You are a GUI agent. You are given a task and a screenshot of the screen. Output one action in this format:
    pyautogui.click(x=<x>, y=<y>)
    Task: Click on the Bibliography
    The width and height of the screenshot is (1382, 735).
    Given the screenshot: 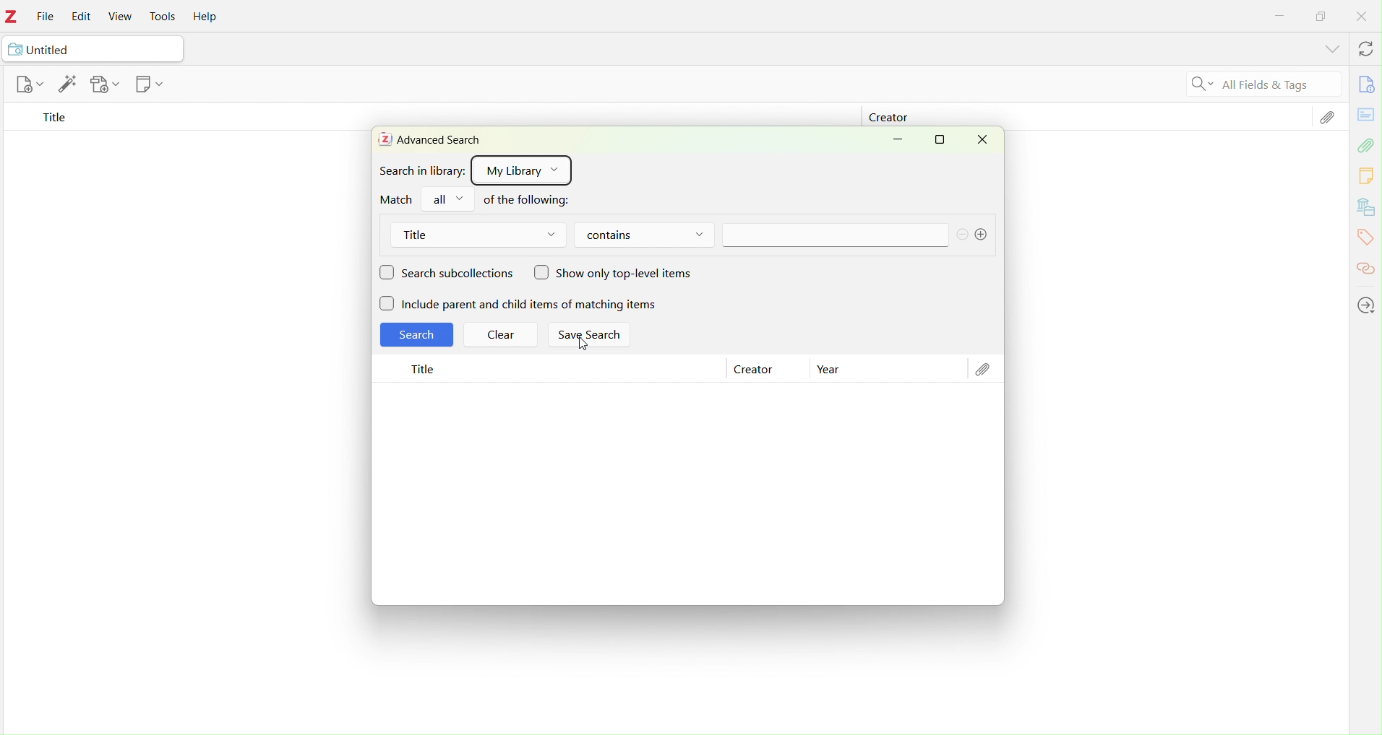 What is the action you would take?
    pyautogui.click(x=1365, y=208)
    